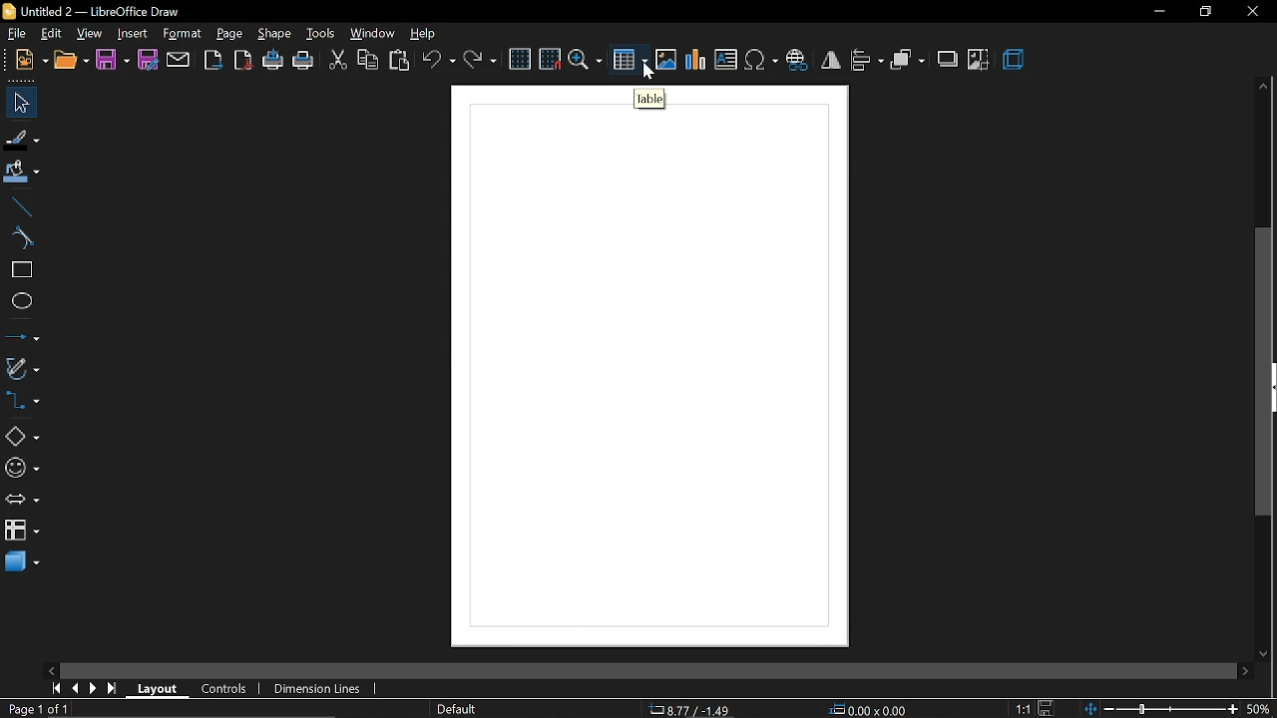 The image size is (1277, 718). Describe the element at coordinates (868, 61) in the screenshot. I see `align` at that location.